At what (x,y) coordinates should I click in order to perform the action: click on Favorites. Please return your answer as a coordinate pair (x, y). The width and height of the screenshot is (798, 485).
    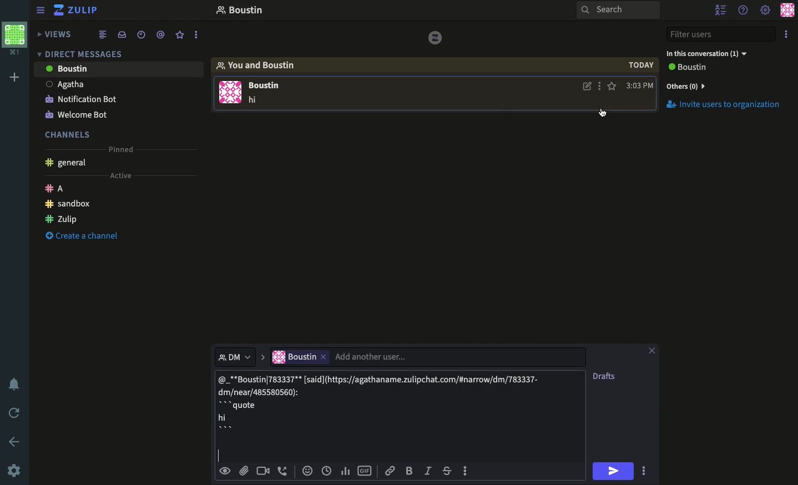
    Looking at the image, I should click on (180, 35).